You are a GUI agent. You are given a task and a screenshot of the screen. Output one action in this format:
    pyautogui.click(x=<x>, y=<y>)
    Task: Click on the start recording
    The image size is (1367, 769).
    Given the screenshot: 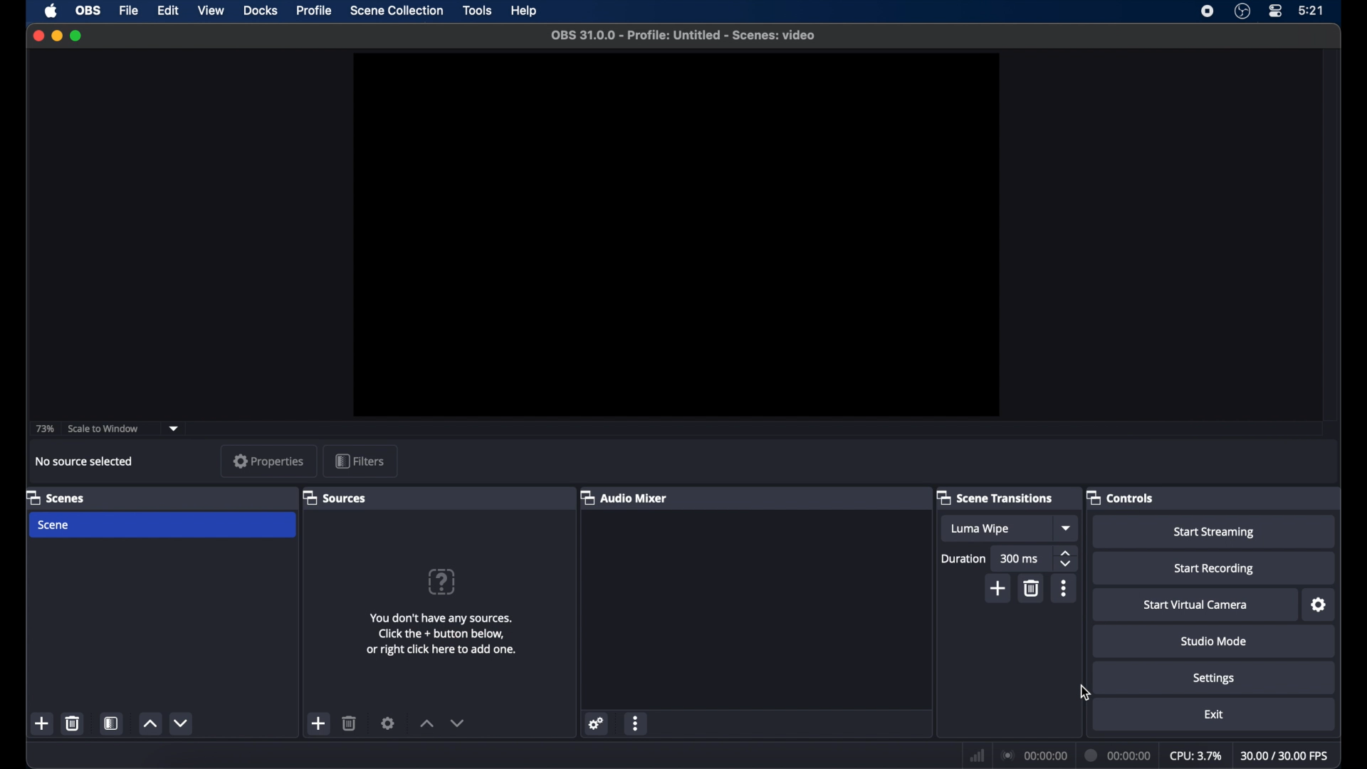 What is the action you would take?
    pyautogui.click(x=1213, y=570)
    